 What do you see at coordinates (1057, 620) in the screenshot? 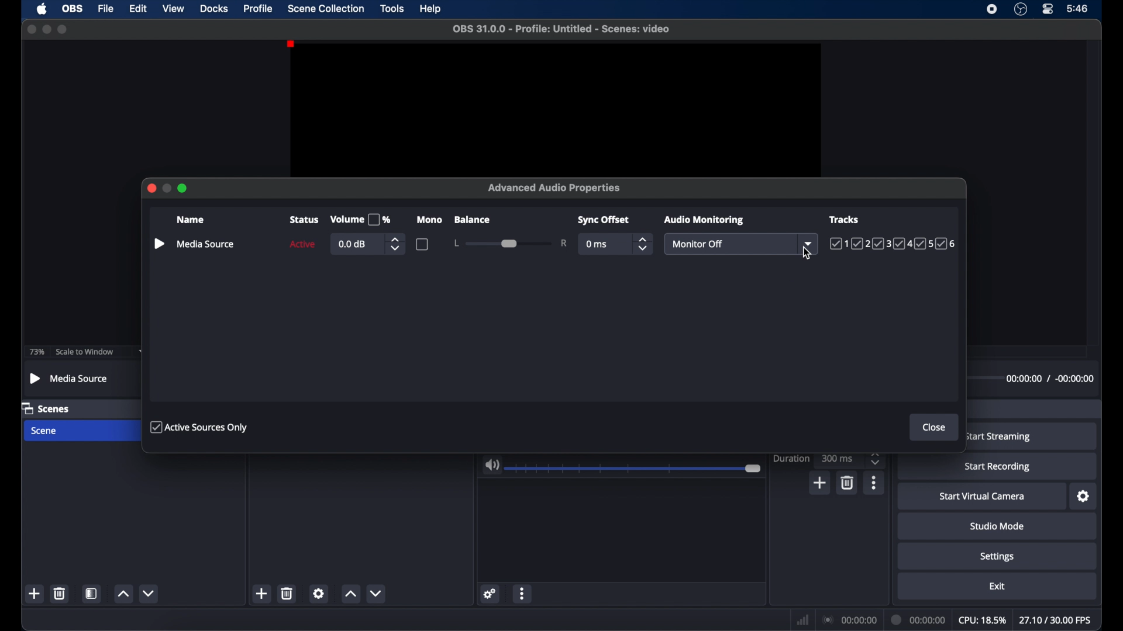
I see `fps` at bounding box center [1057, 620].